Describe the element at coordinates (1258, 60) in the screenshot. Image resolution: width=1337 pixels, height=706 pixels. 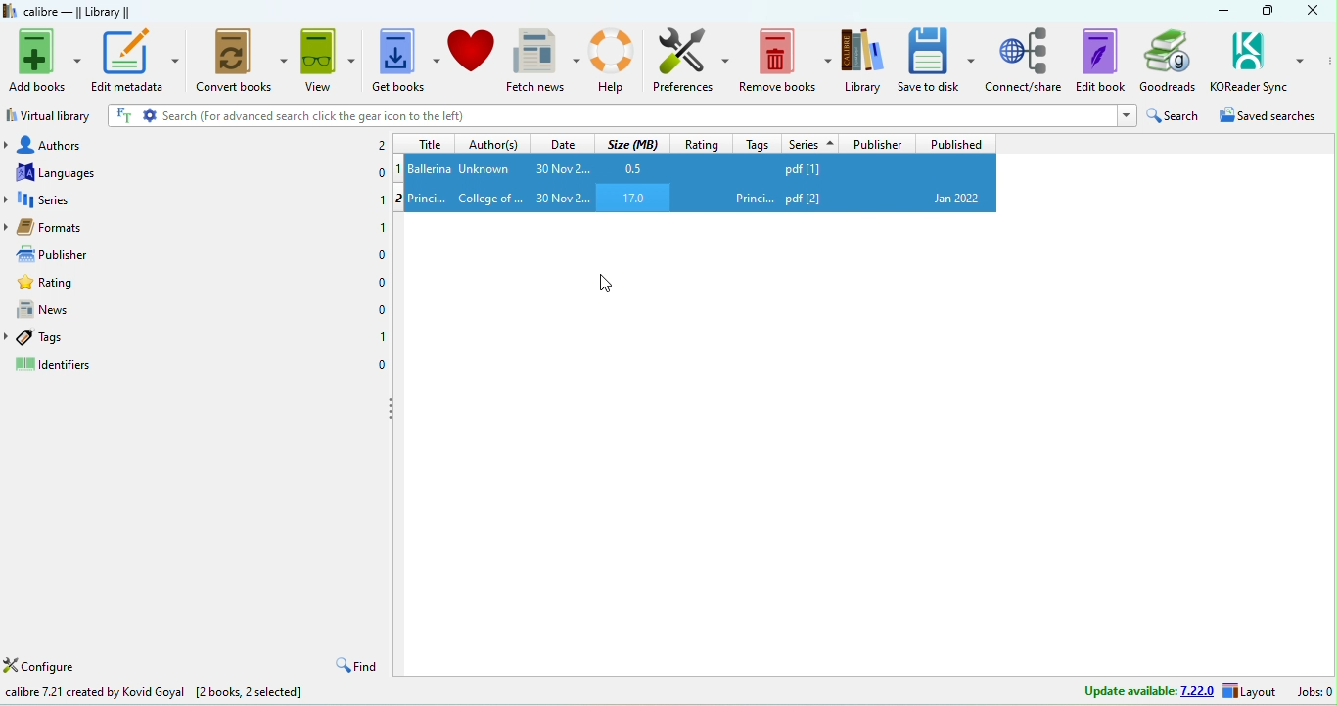
I see `KOReader Sync` at that location.